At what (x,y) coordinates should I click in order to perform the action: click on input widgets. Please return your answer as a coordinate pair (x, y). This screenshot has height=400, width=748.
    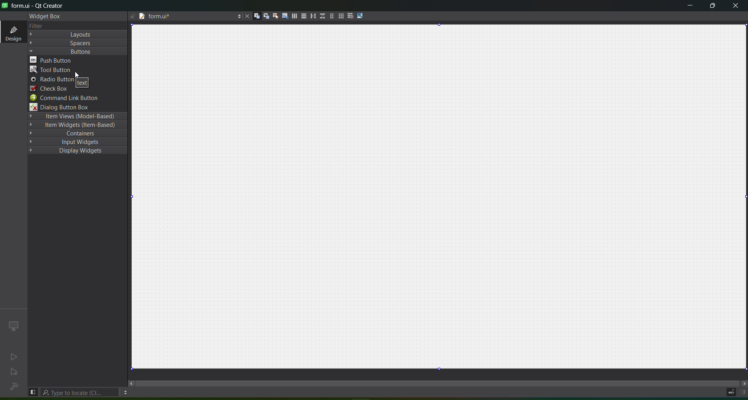
    Looking at the image, I should click on (77, 144).